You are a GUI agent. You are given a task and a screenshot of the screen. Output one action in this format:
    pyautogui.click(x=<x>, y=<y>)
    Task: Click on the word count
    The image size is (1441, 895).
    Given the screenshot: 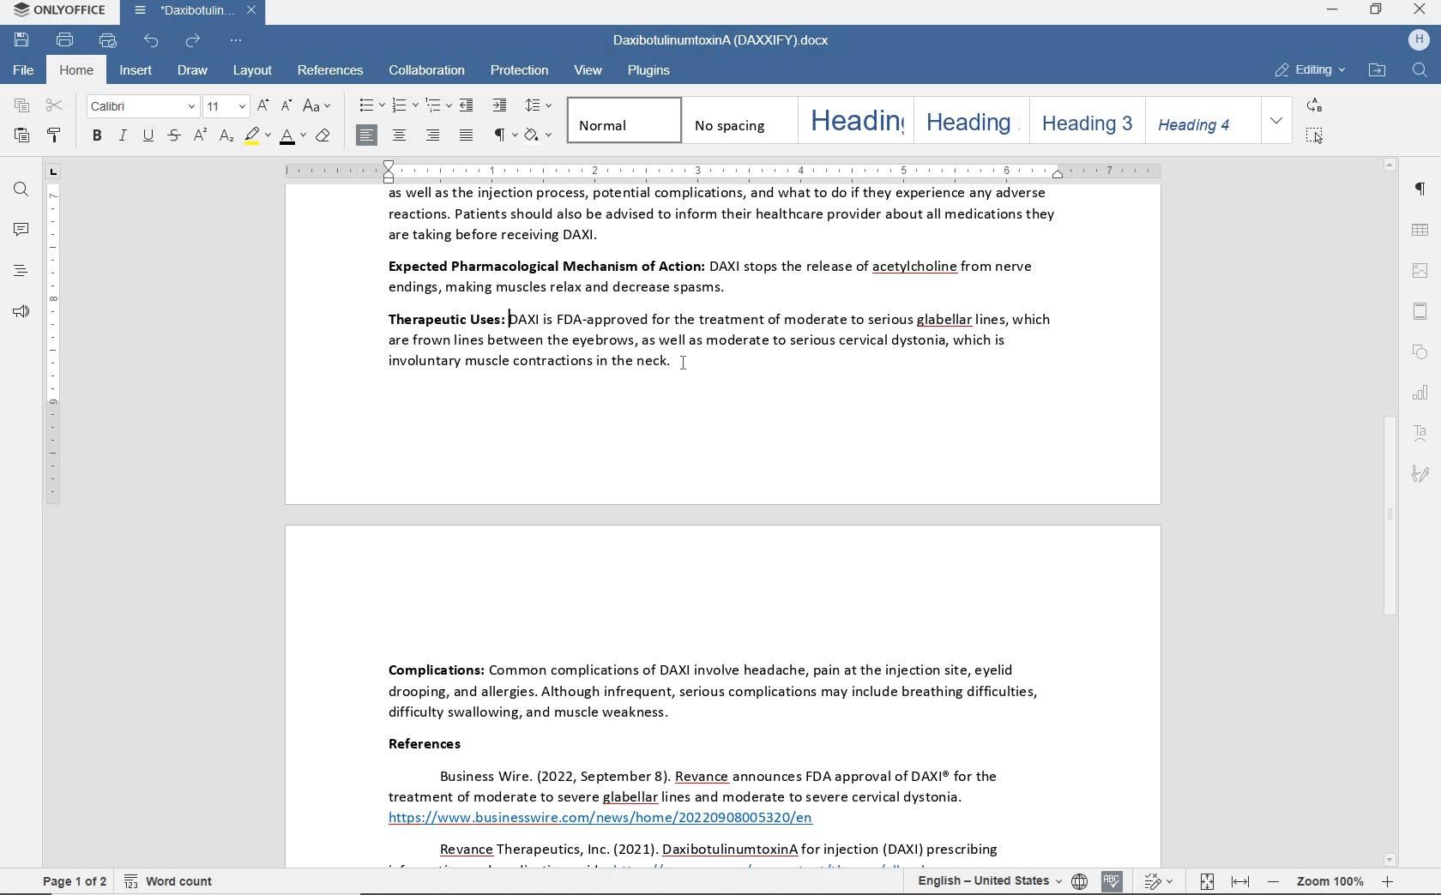 What is the action you would take?
    pyautogui.click(x=170, y=879)
    